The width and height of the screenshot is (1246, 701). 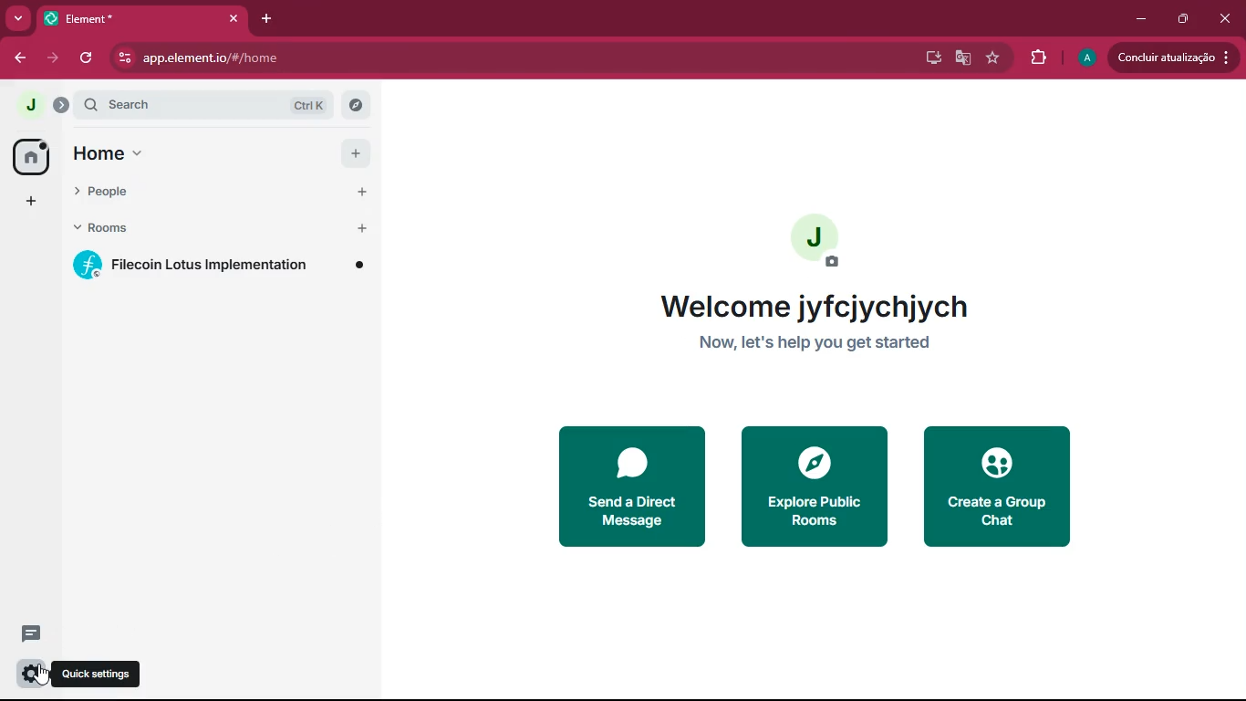 What do you see at coordinates (1039, 58) in the screenshot?
I see `extensions` at bounding box center [1039, 58].